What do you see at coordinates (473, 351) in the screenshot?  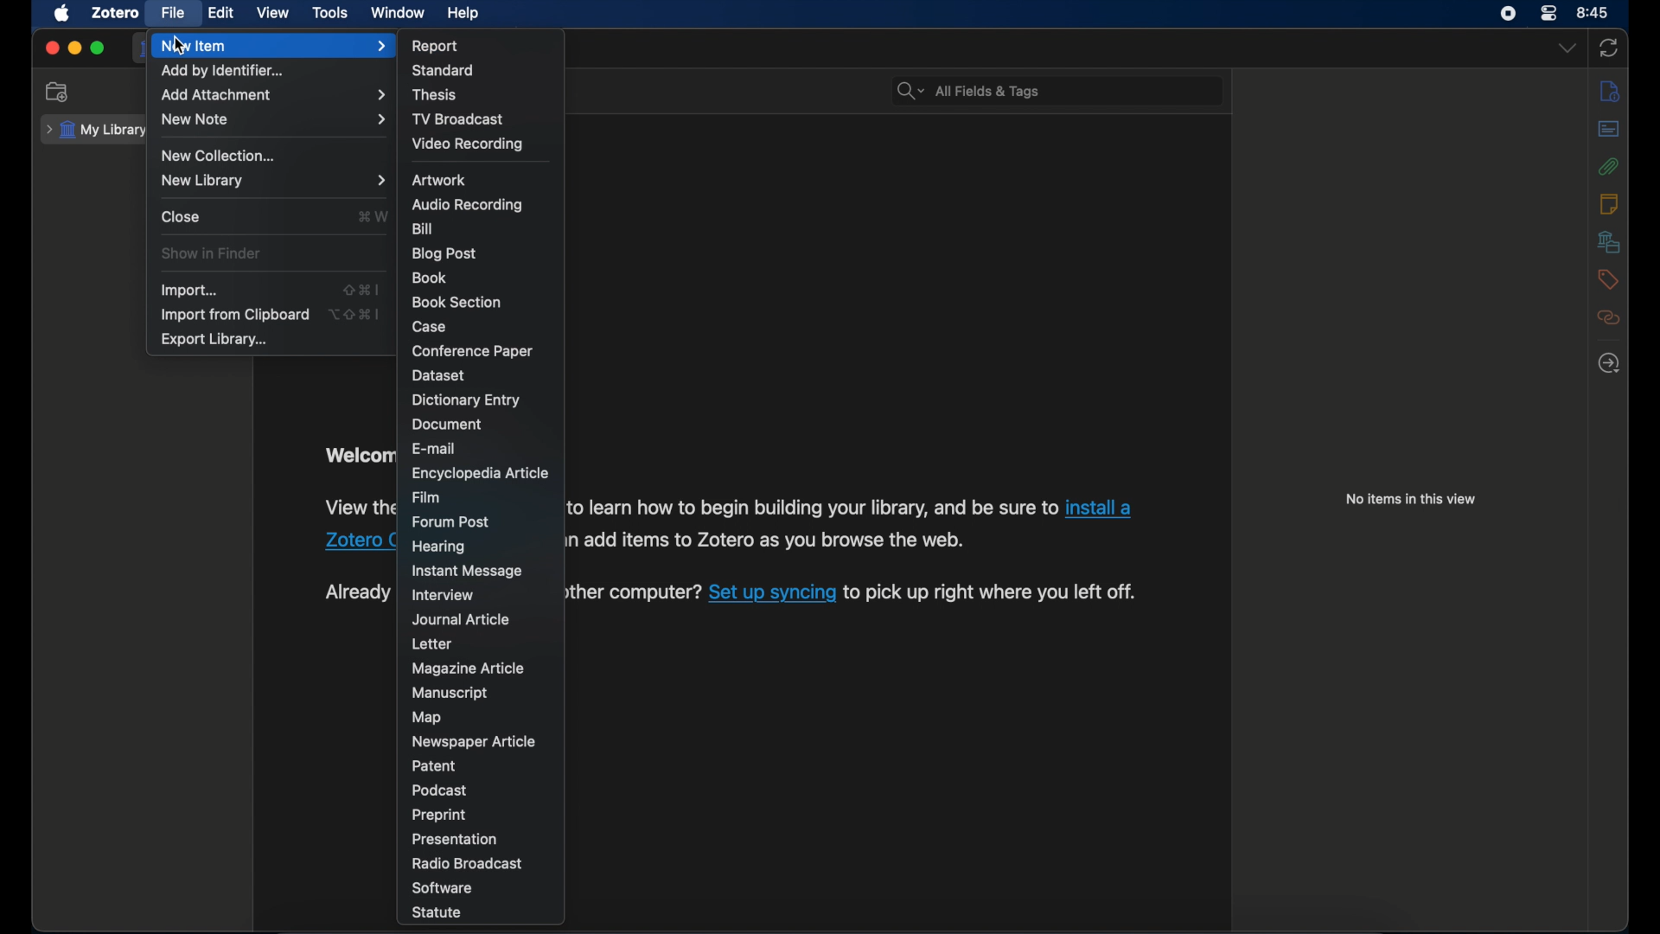 I see `conference paper` at bounding box center [473, 351].